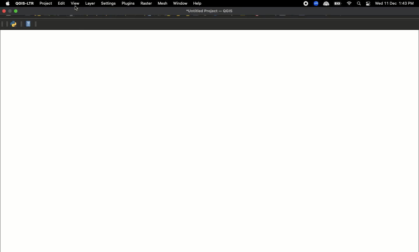 The image size is (419, 252). Describe the element at coordinates (339, 3) in the screenshot. I see `battery` at that location.